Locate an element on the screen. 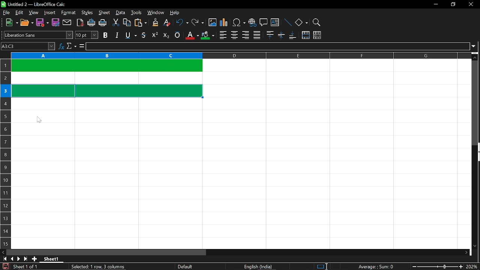 Image resolution: width=480 pixels, height=270 pixels. standard selection is located at coordinates (322, 267).